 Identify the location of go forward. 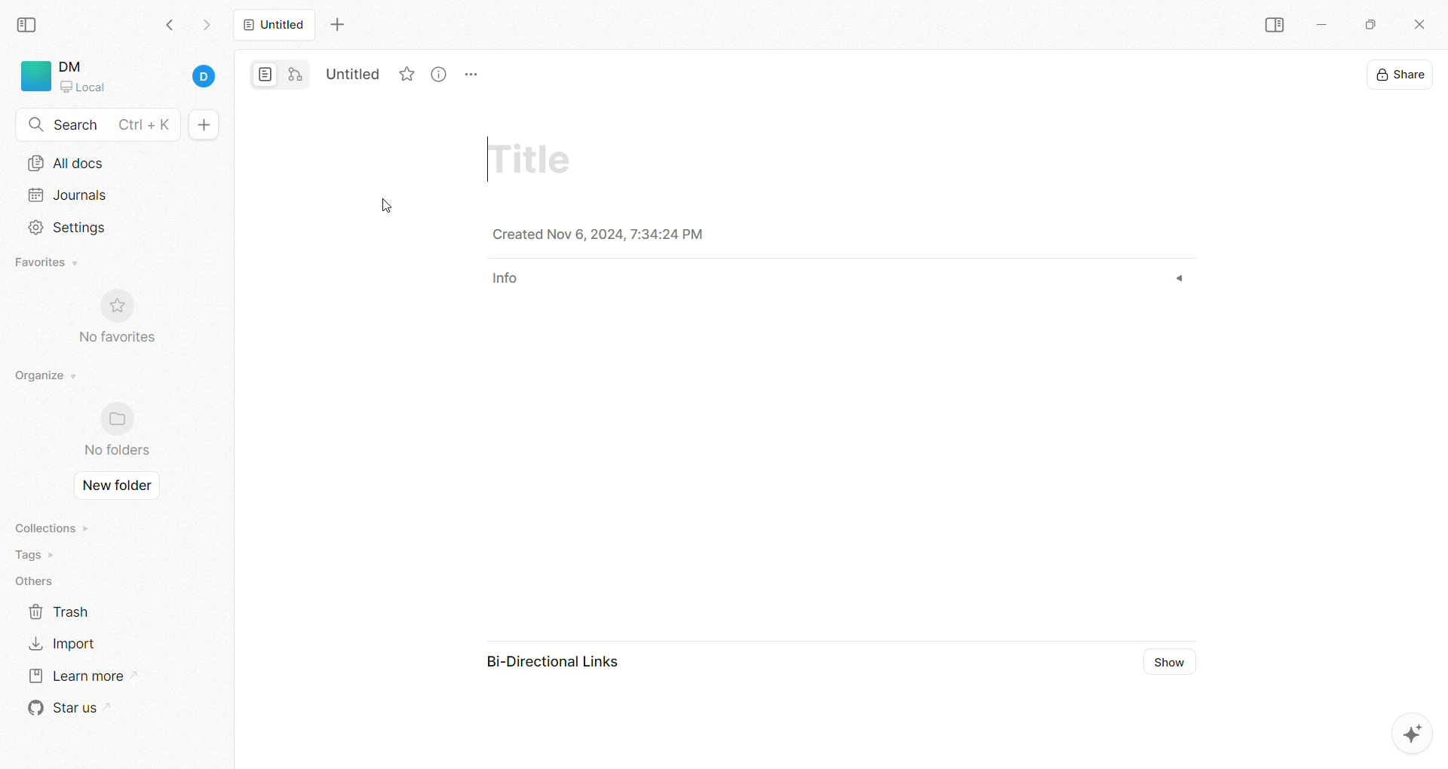
(206, 29).